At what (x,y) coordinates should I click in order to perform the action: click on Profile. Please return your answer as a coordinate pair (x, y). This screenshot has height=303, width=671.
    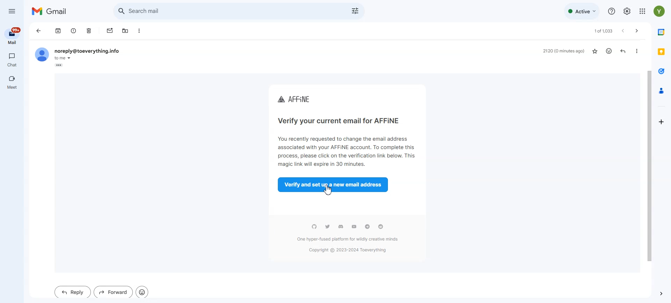
    Looking at the image, I should click on (41, 55).